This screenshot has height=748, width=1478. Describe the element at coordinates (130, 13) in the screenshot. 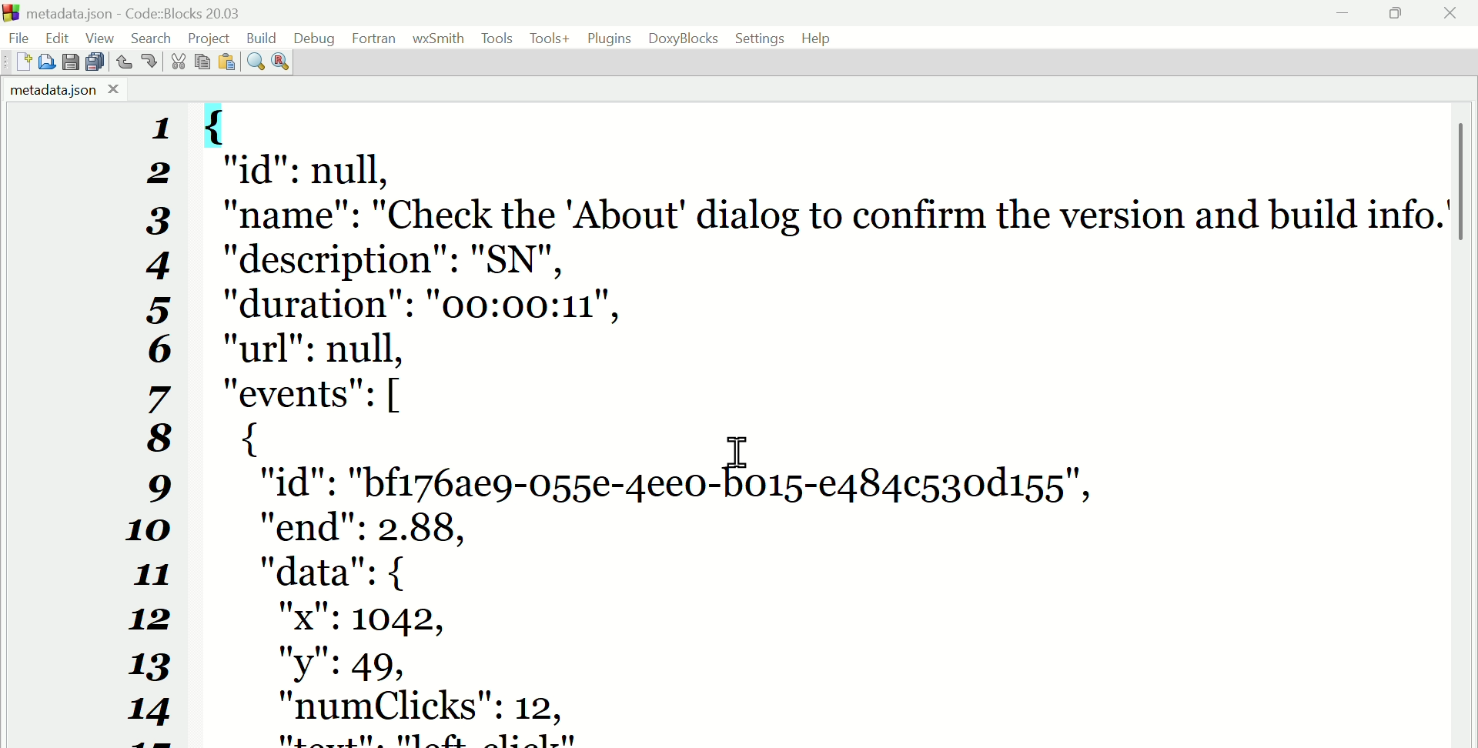

I see `Metadata.Json code blocks 20.03` at that location.